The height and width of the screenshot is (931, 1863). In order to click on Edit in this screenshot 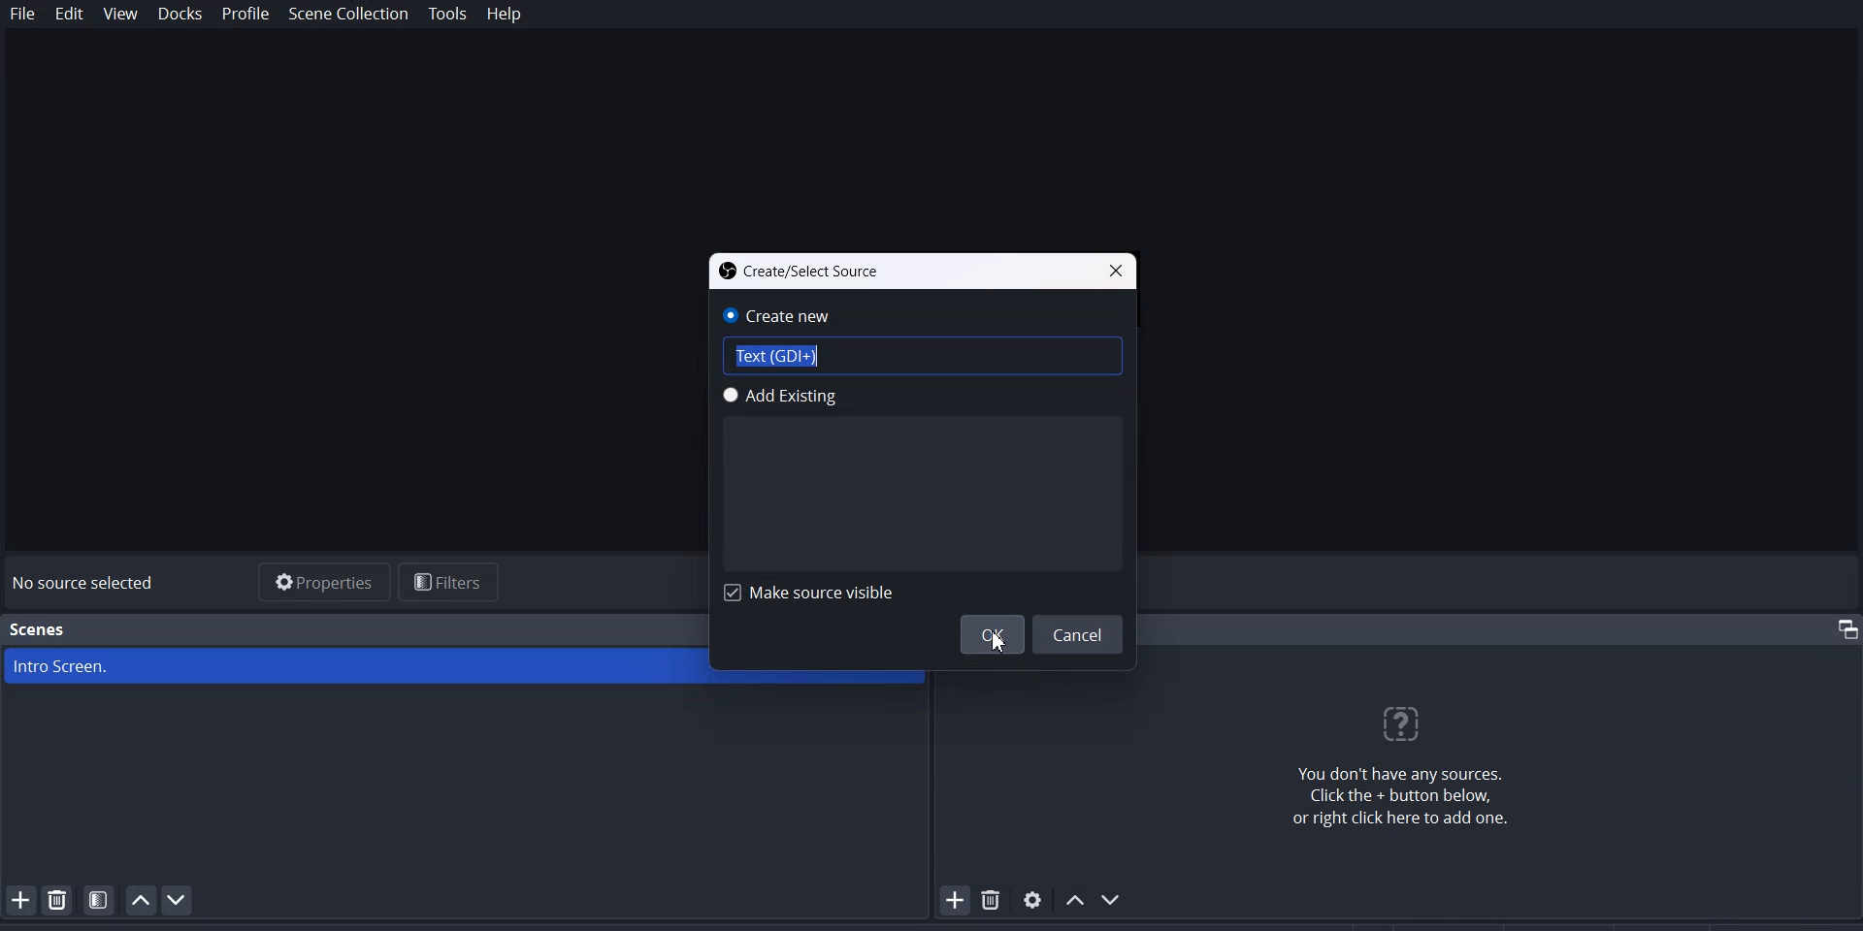, I will do `click(70, 16)`.